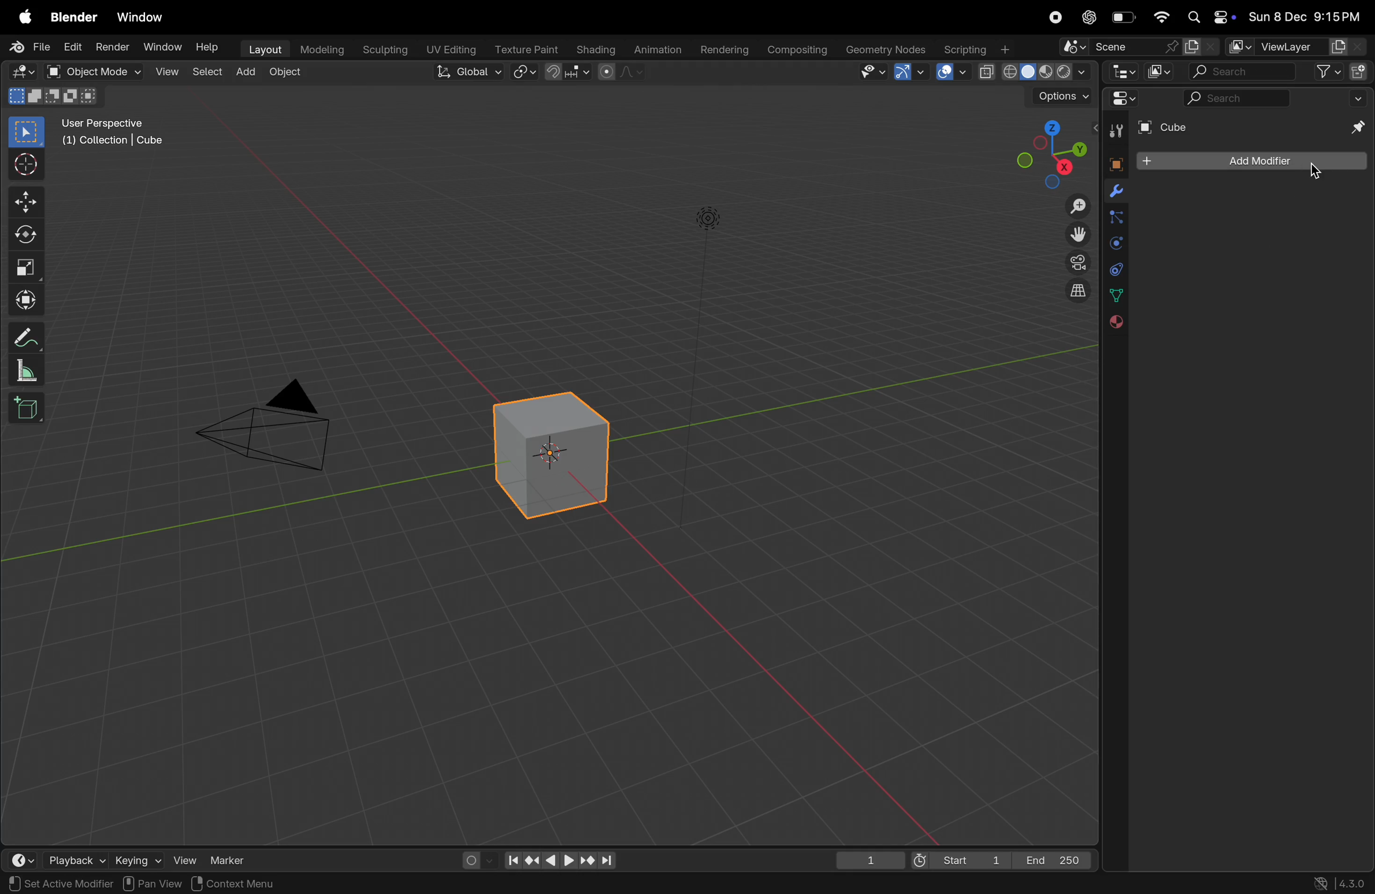 This screenshot has height=894, width=1375. What do you see at coordinates (1121, 99) in the screenshot?
I see `widgets` at bounding box center [1121, 99].